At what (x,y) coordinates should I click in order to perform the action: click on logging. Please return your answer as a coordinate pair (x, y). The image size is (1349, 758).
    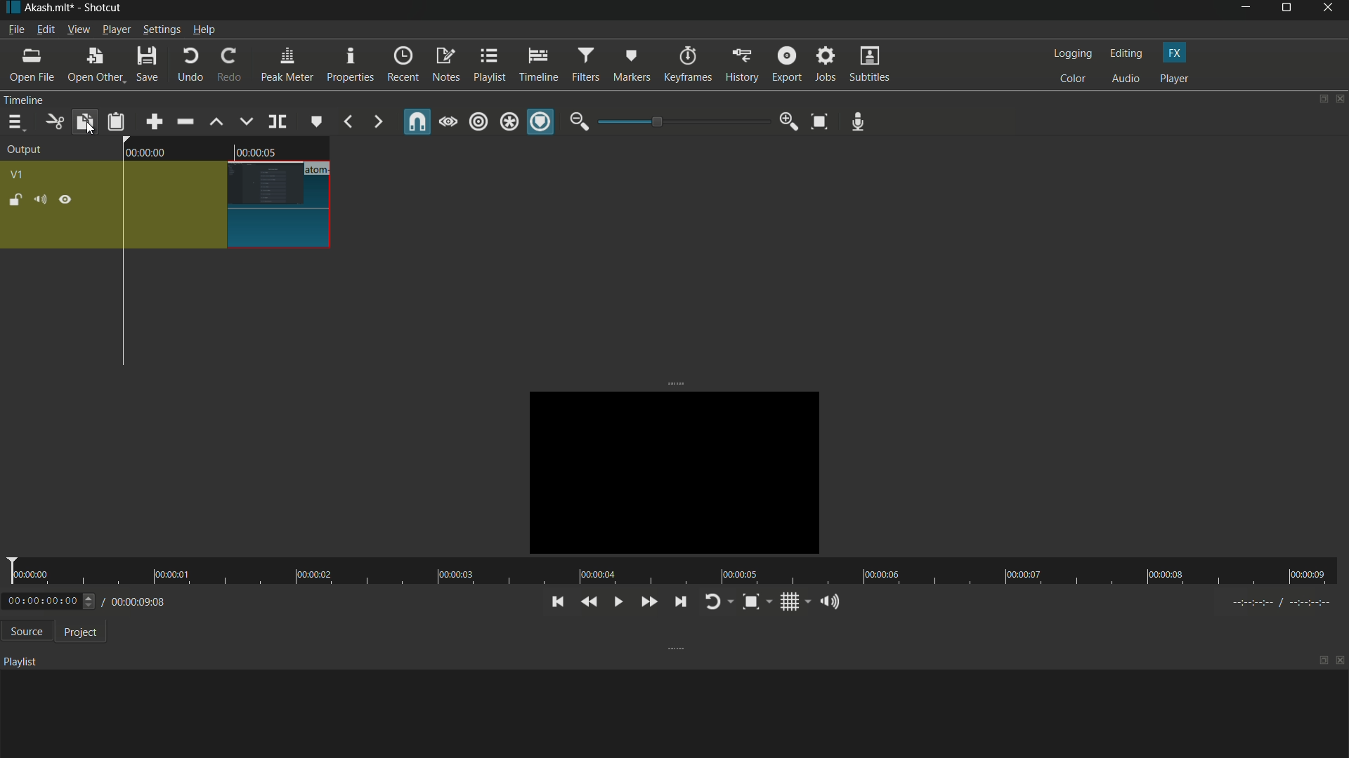
    Looking at the image, I should click on (1070, 54).